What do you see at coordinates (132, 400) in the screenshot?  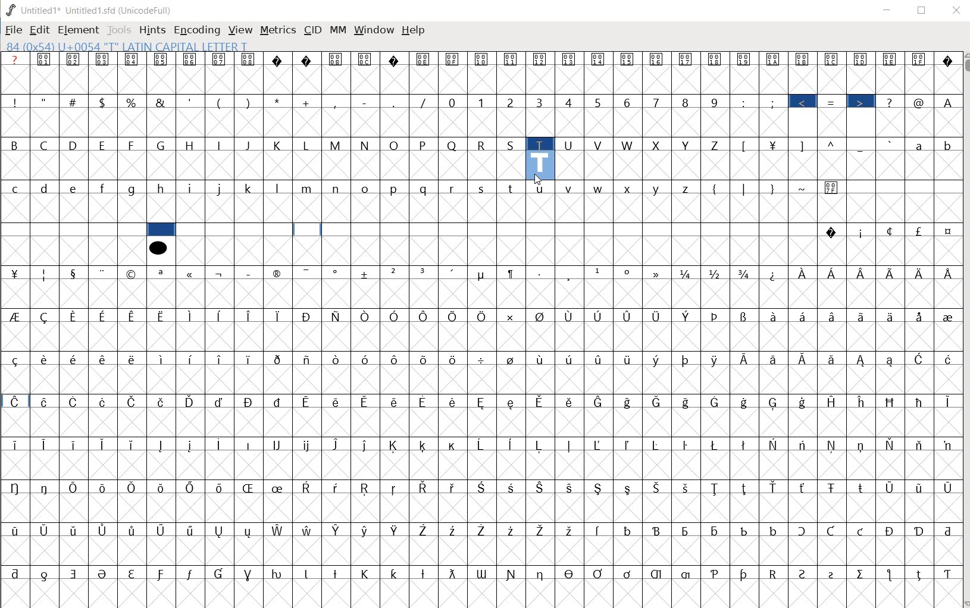 I see `Symbol` at bounding box center [132, 400].